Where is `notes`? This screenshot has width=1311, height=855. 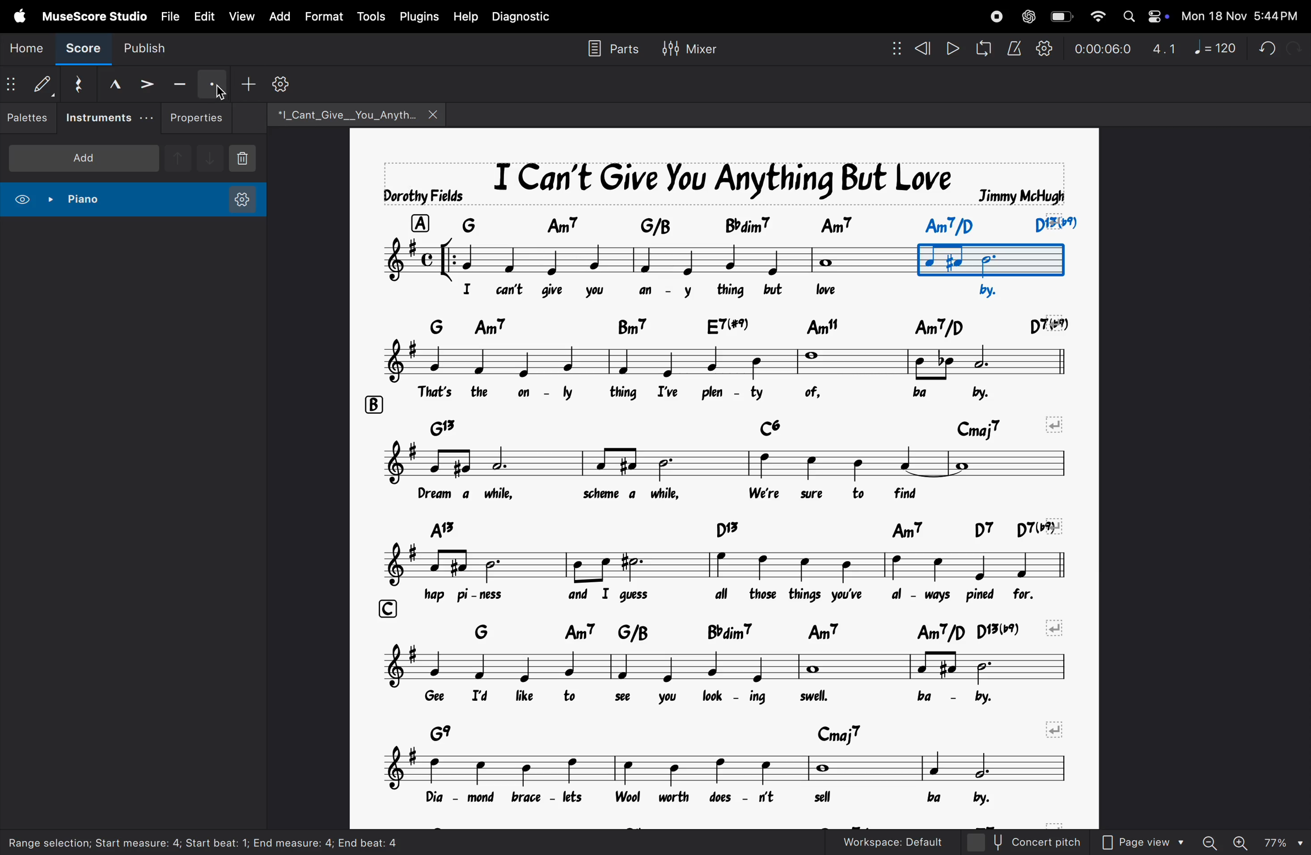
notes is located at coordinates (647, 259).